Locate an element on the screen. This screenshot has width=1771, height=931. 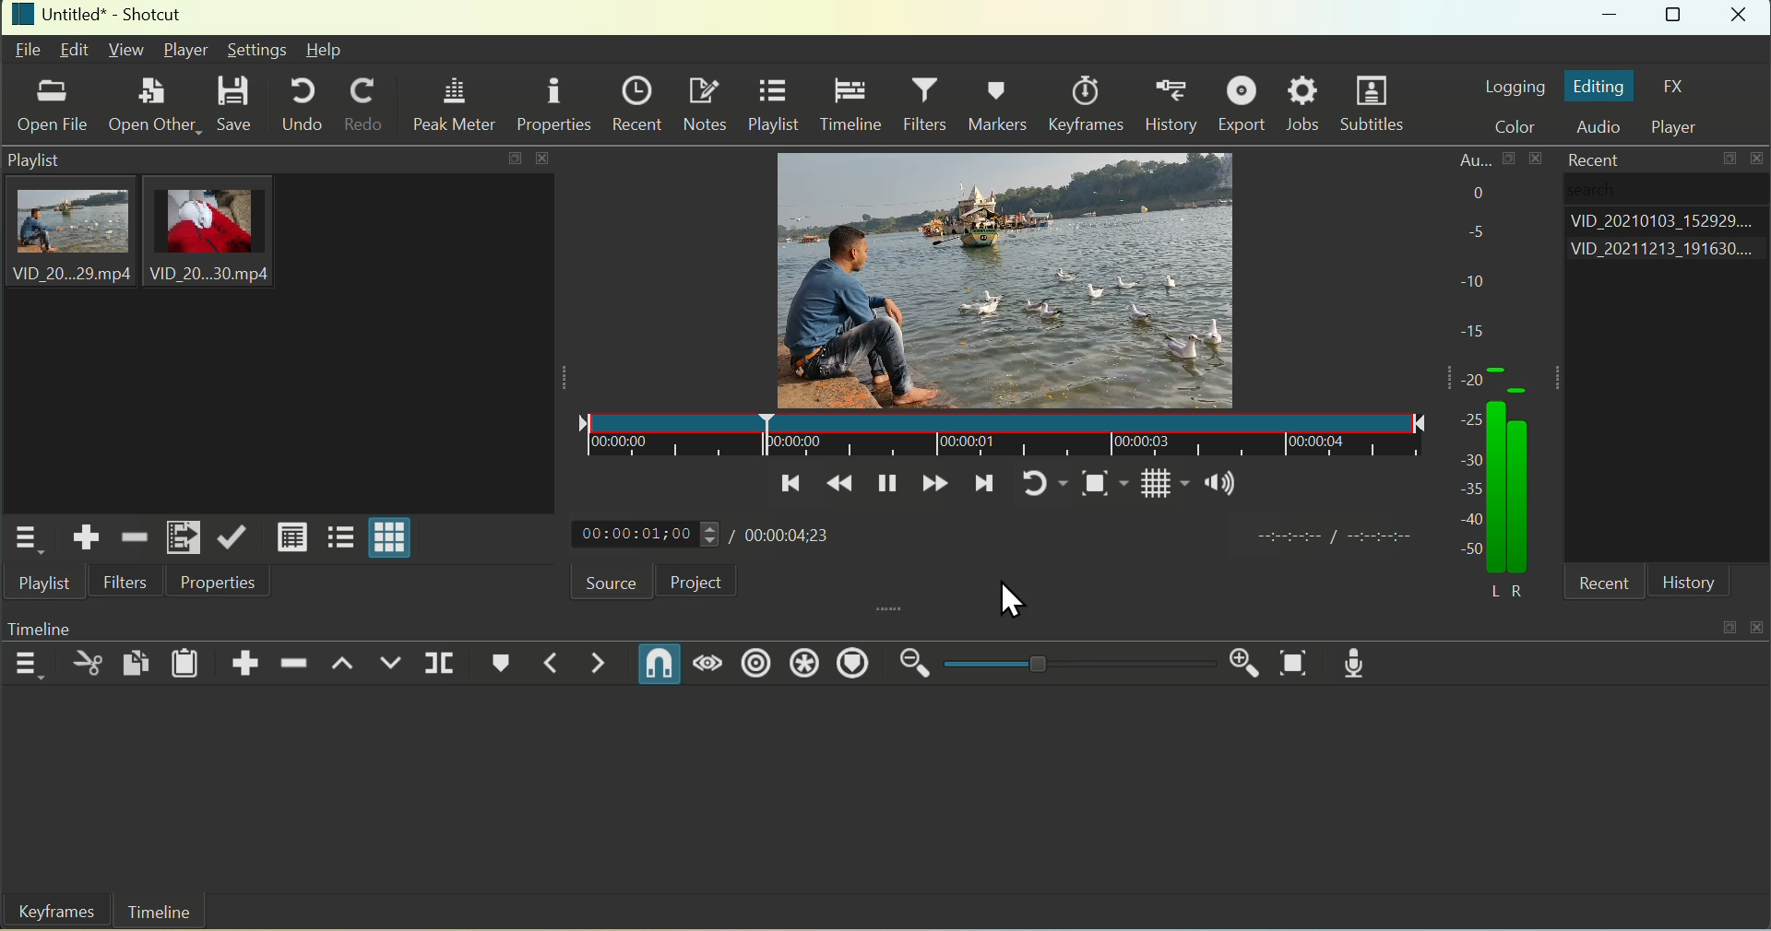
Keyframes is located at coordinates (1091, 103).